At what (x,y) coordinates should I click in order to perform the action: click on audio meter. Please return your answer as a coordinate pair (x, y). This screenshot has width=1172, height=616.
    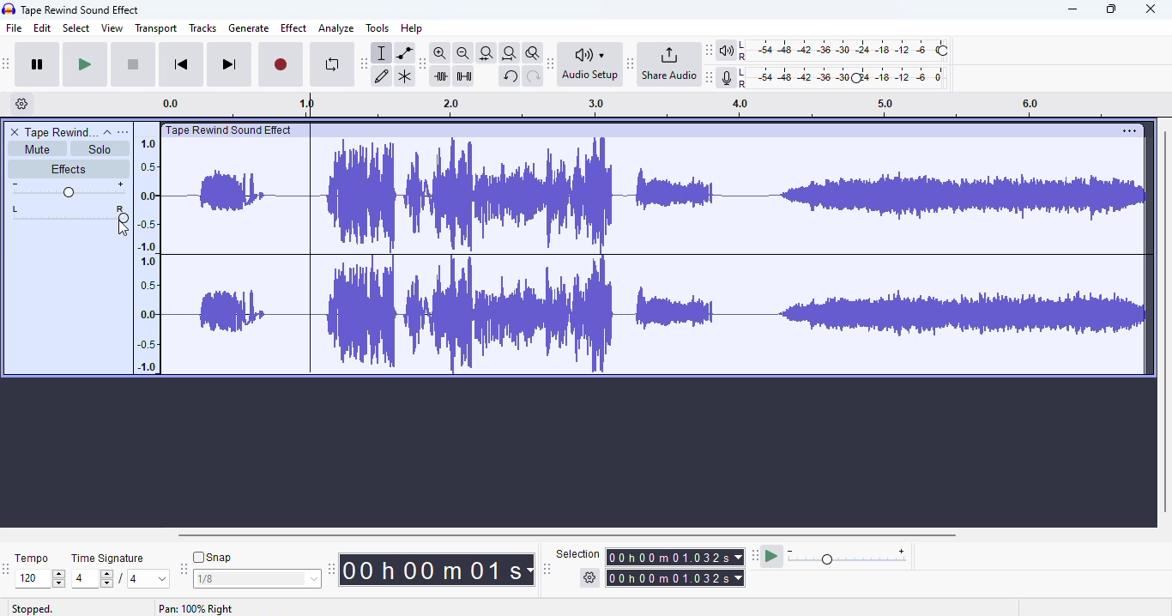
    Looking at the image, I should click on (835, 79).